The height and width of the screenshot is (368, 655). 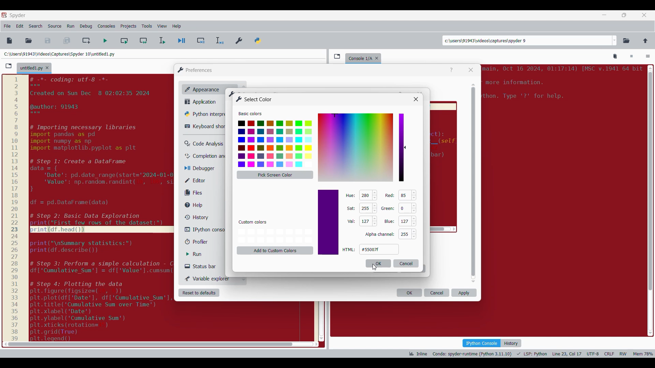 I want to click on Debug file, so click(x=182, y=41).